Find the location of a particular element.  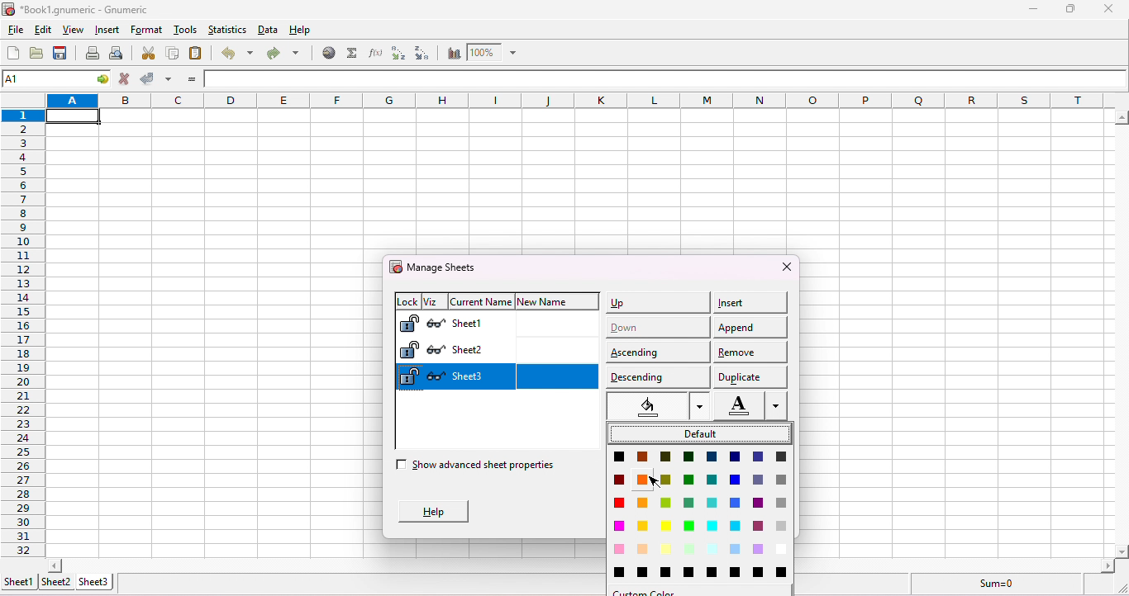

redo is located at coordinates (283, 50).